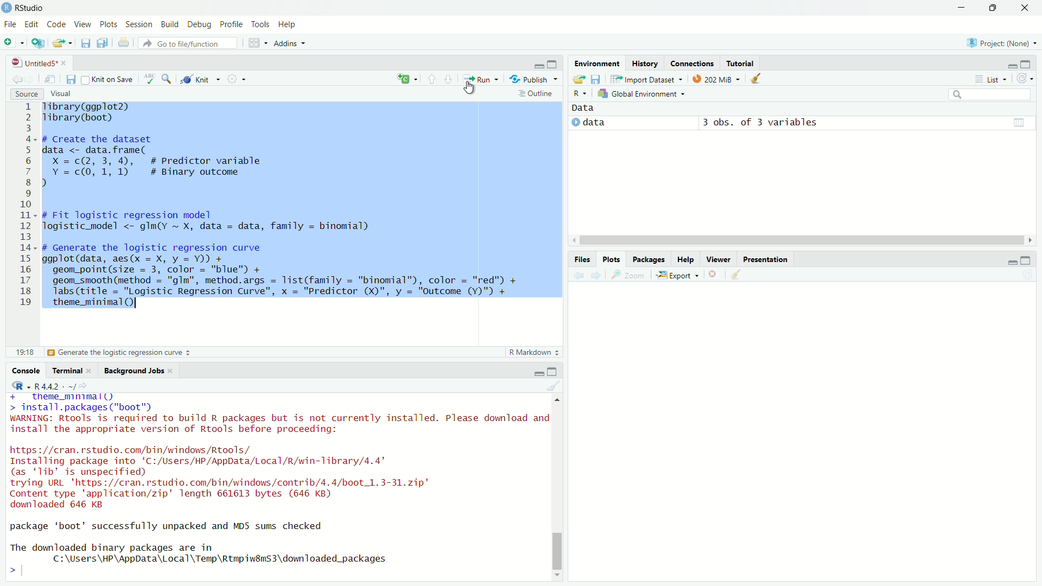 Image resolution: width=1042 pixels, height=586 pixels. What do you see at coordinates (537, 93) in the screenshot?
I see `Outline` at bounding box center [537, 93].